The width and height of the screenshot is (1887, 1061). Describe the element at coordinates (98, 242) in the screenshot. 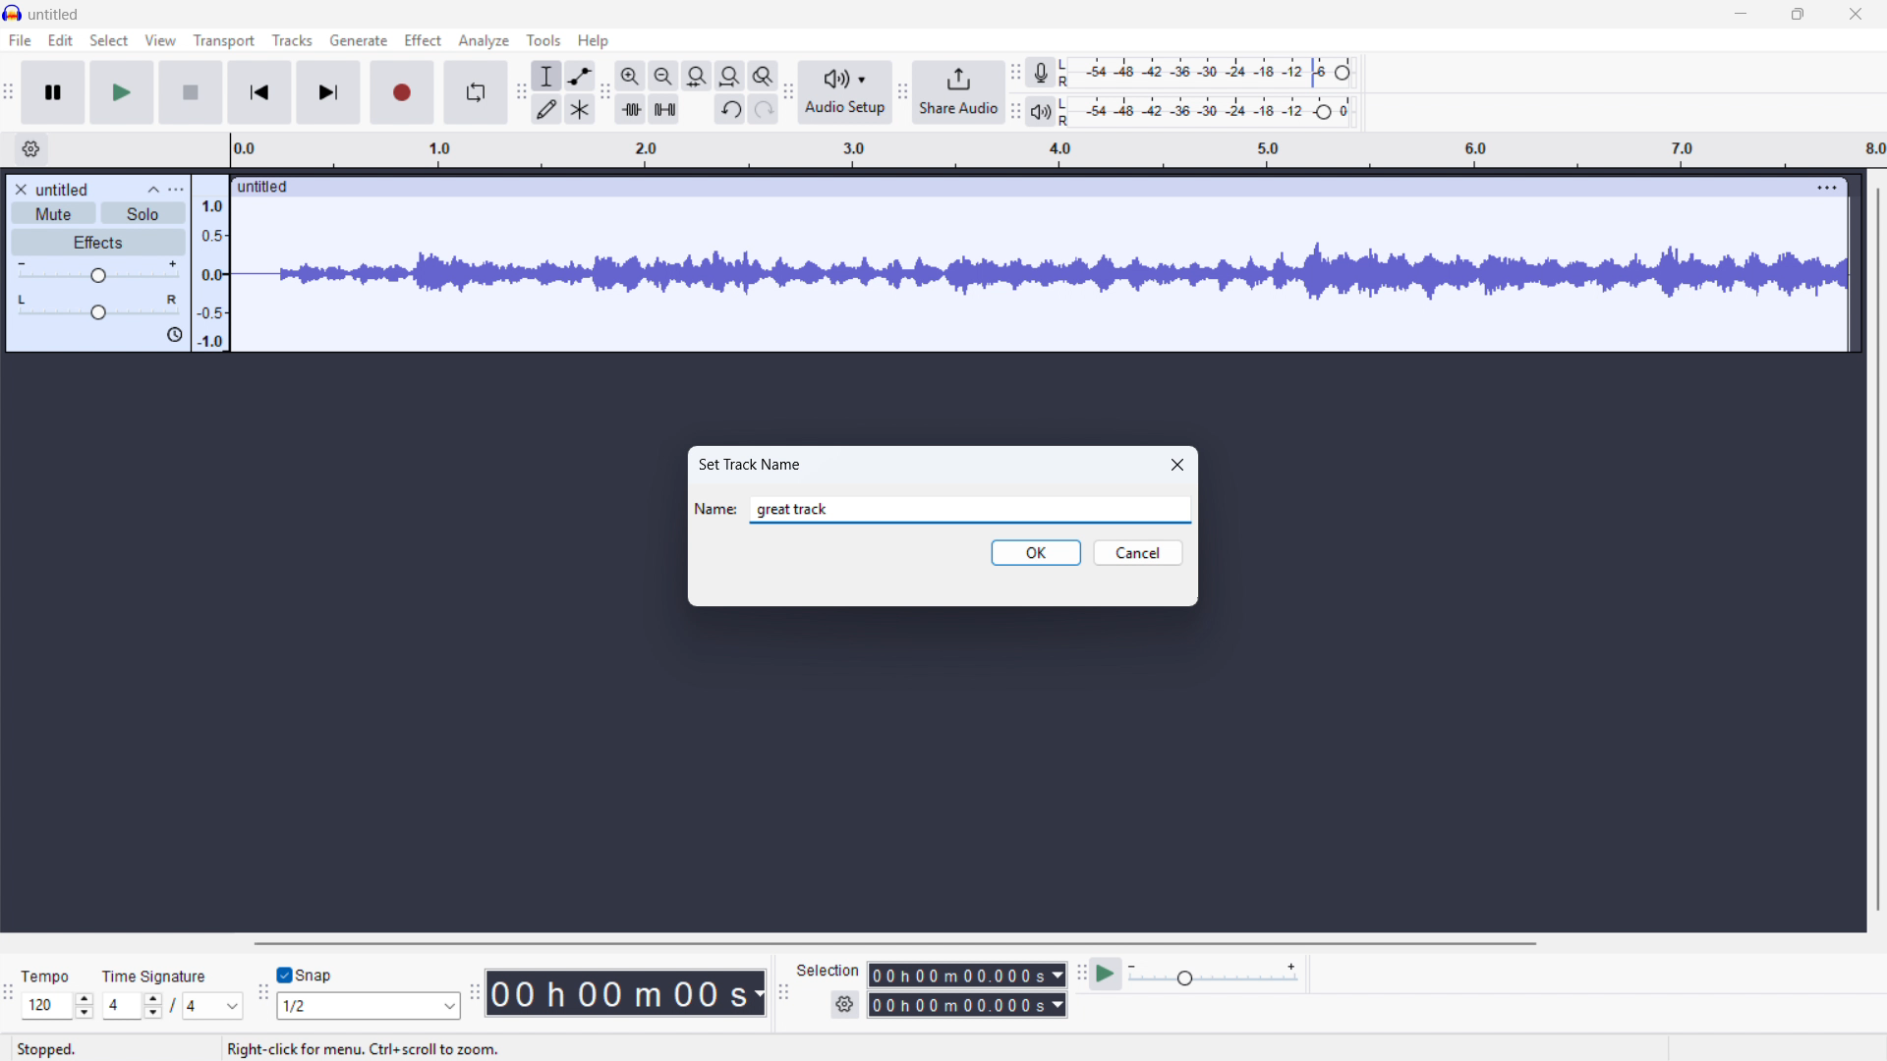

I see `Effects ` at that location.